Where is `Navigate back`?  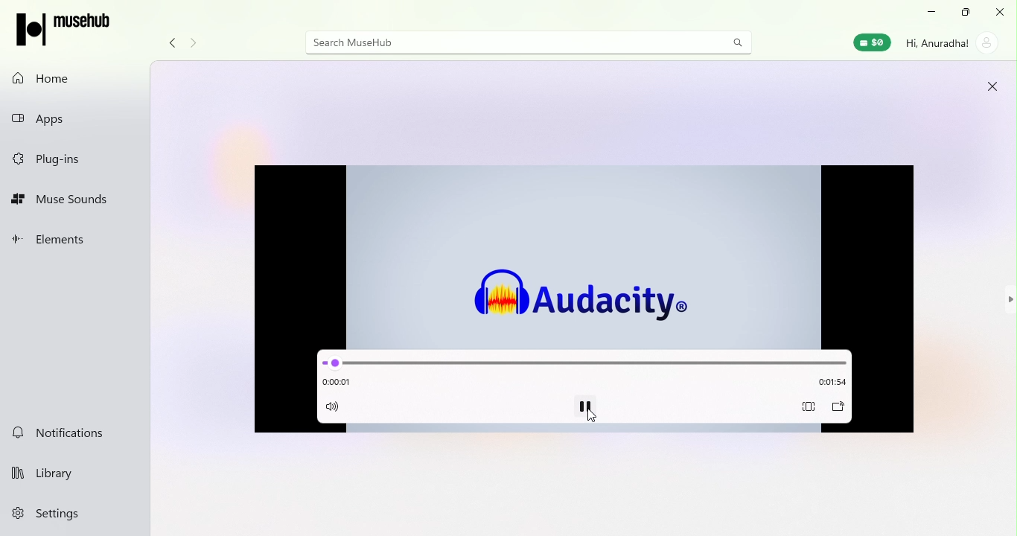
Navigate back is located at coordinates (173, 42).